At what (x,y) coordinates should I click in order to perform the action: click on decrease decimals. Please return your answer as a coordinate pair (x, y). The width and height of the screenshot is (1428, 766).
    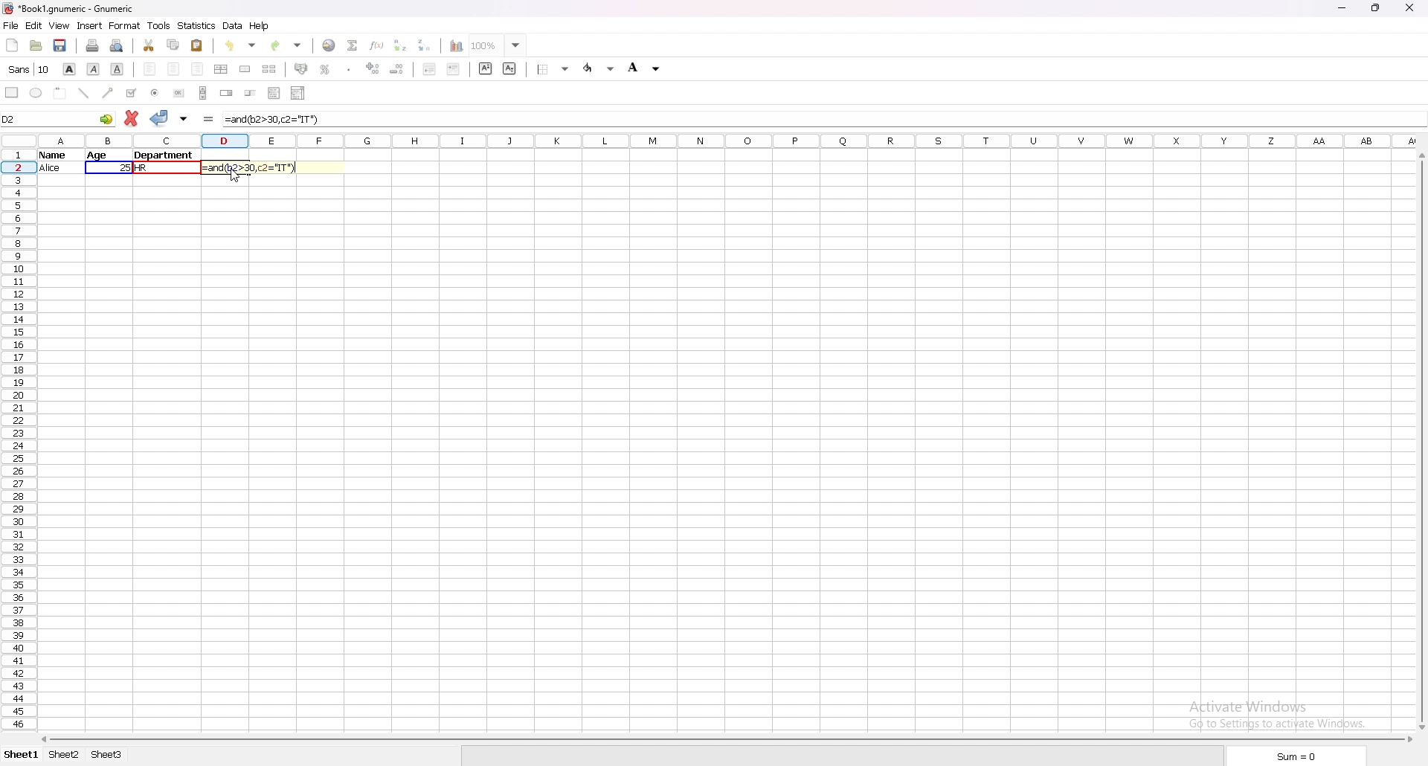
    Looking at the image, I should click on (397, 68).